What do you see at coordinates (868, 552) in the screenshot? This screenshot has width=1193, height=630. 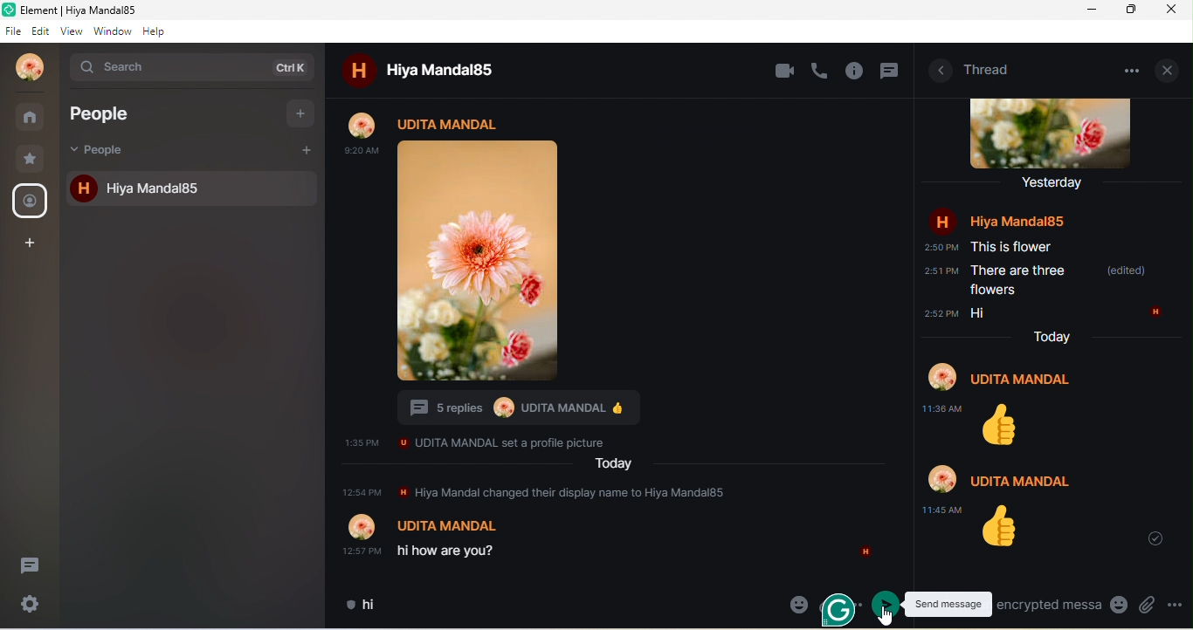 I see `H` at bounding box center [868, 552].